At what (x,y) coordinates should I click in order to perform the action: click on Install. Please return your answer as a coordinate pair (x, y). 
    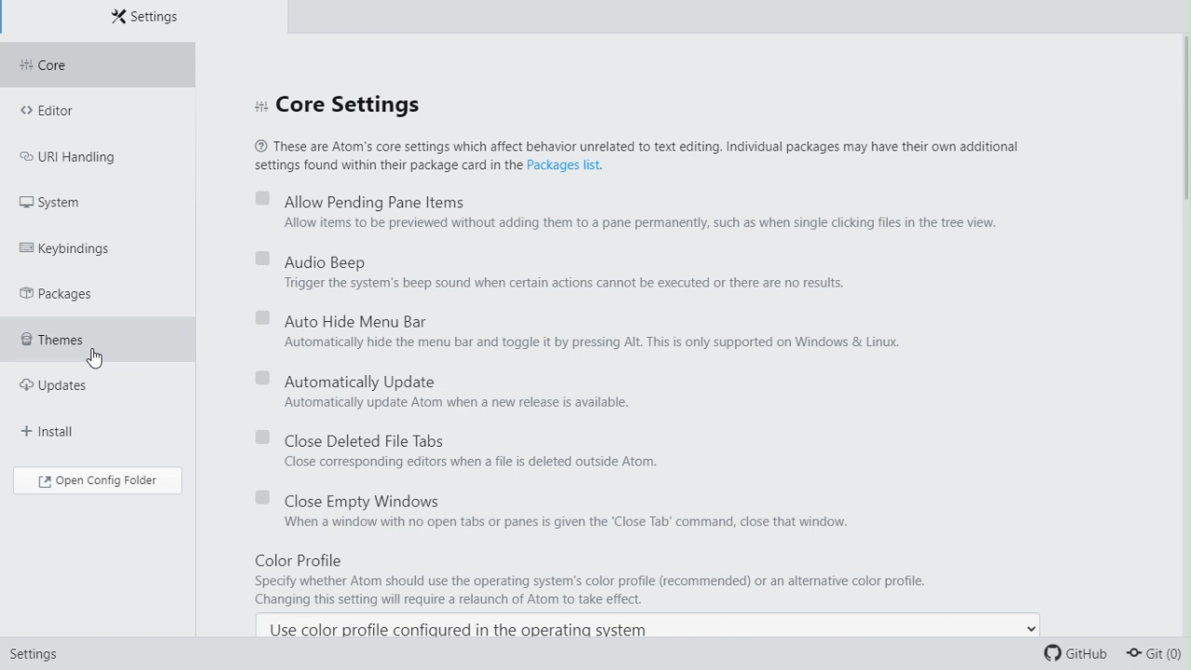
    Looking at the image, I should click on (72, 422).